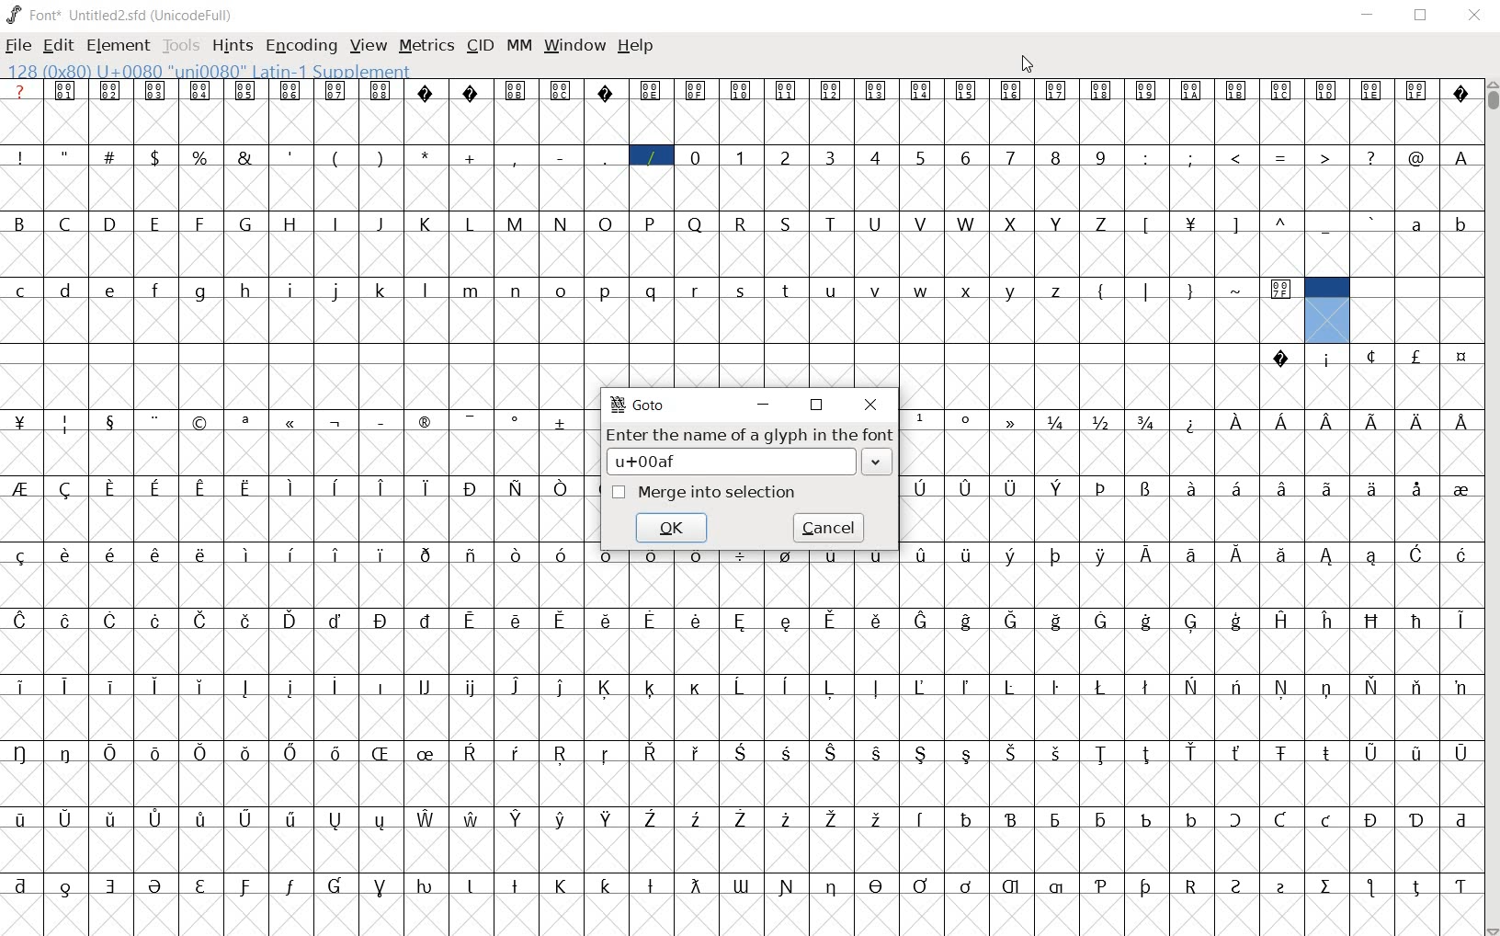 This screenshot has width=1500, height=936. What do you see at coordinates (518, 420) in the screenshot?
I see `Symbol` at bounding box center [518, 420].